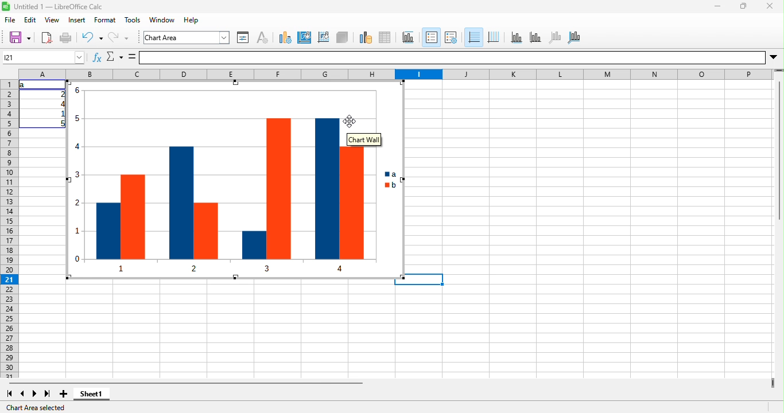  Describe the element at coordinates (91, 393) in the screenshot. I see `sheet1` at that location.